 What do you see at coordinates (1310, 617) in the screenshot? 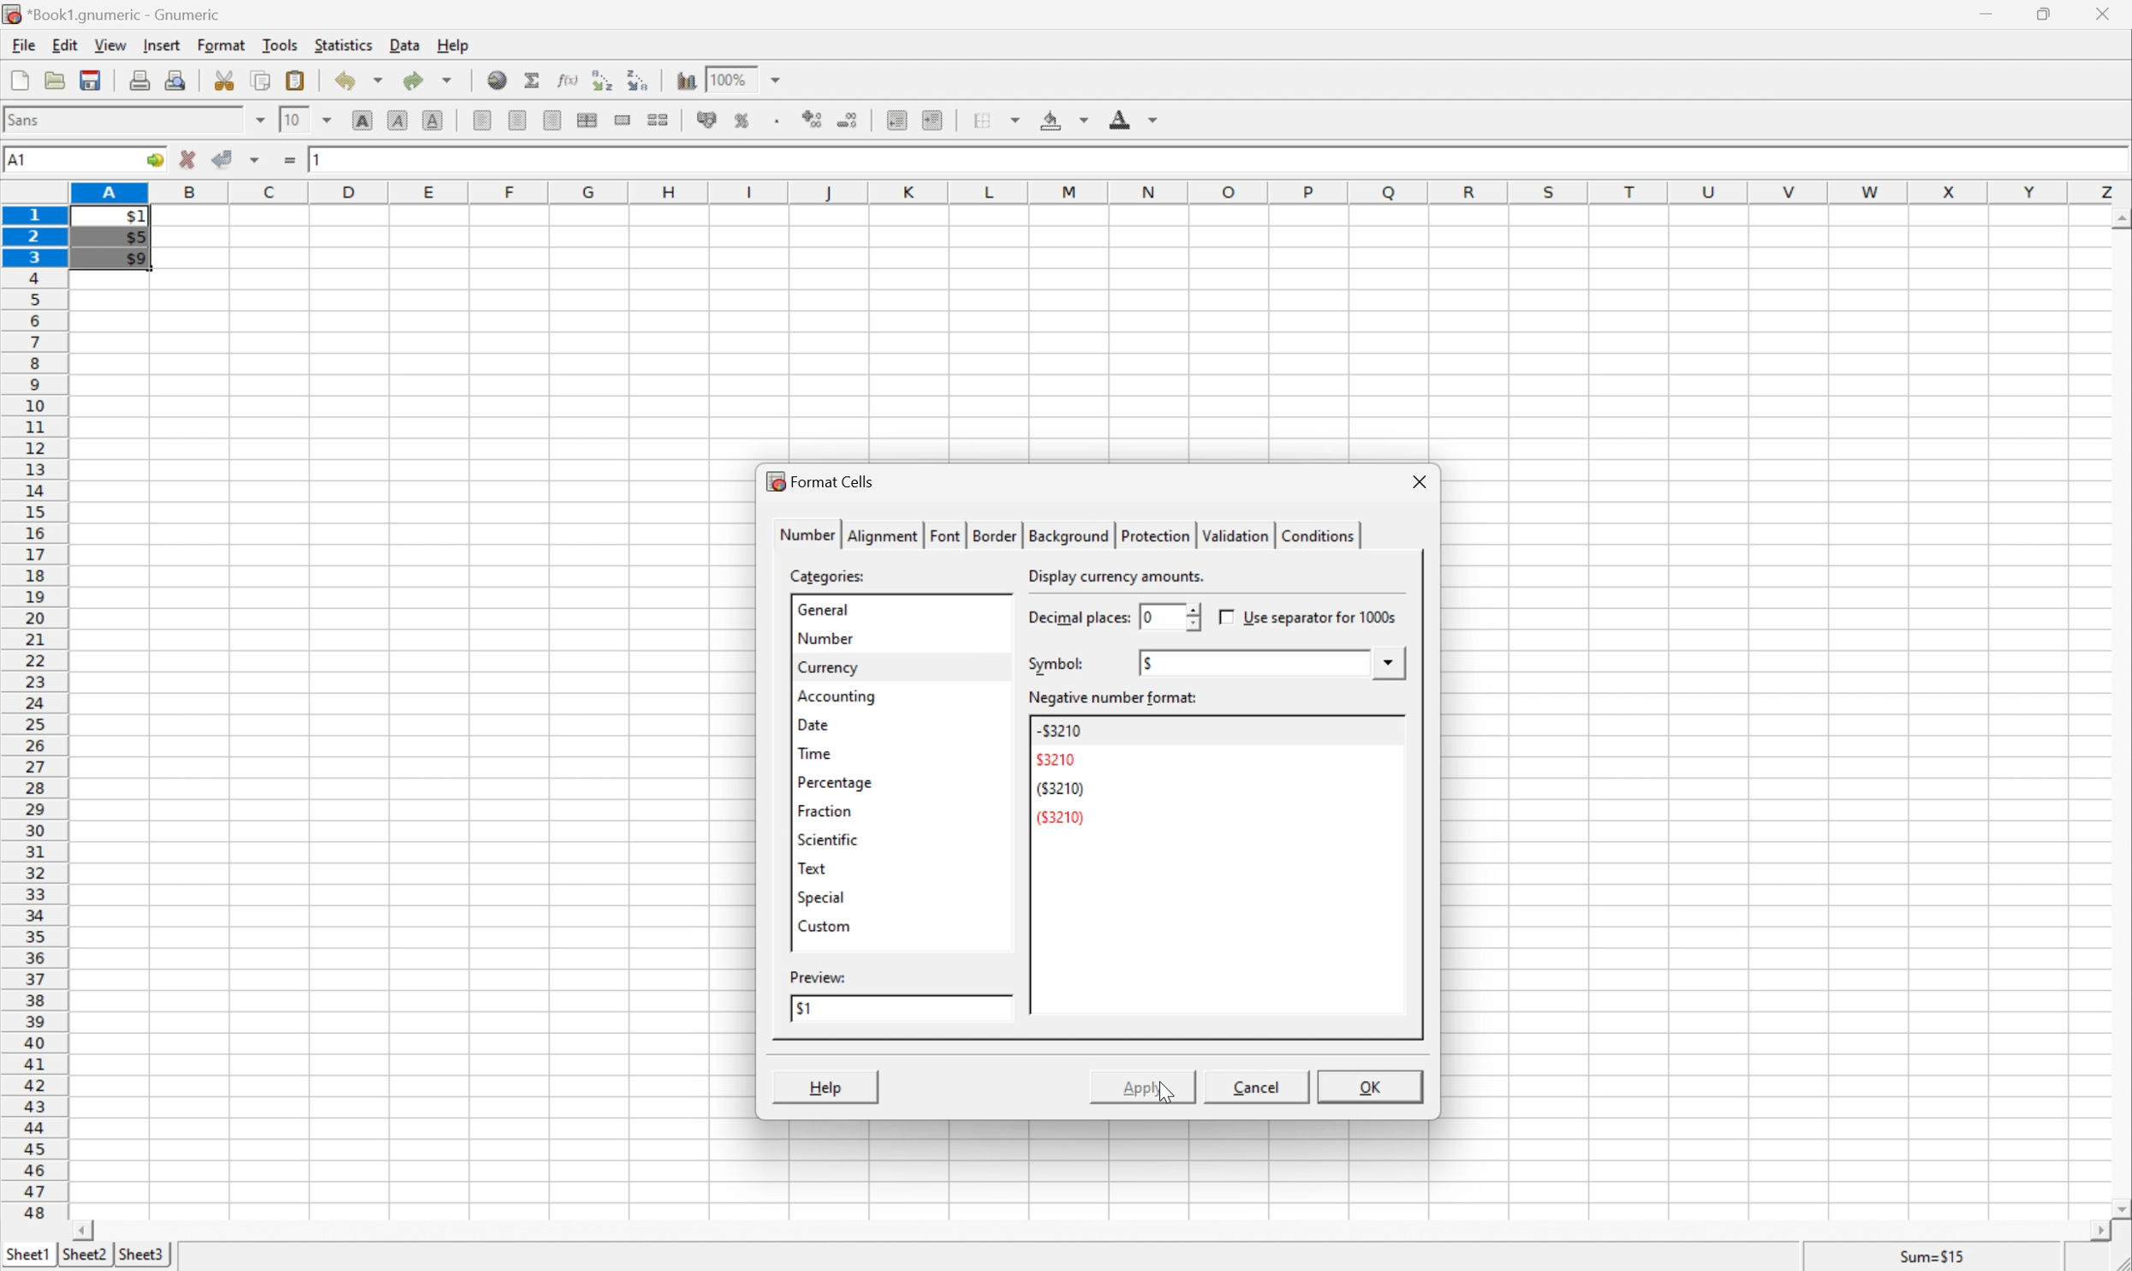
I see `use separator for 1000s` at bounding box center [1310, 617].